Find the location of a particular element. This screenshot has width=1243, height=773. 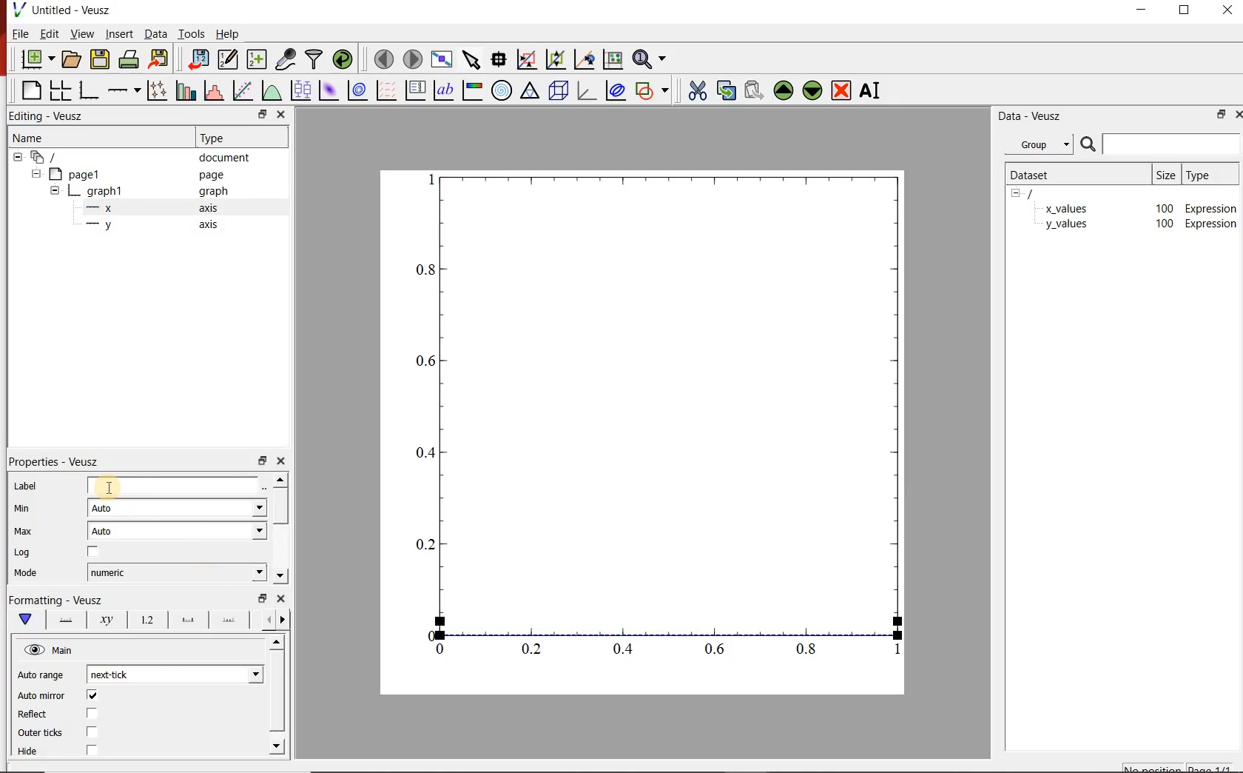

3d scene is located at coordinates (560, 93).